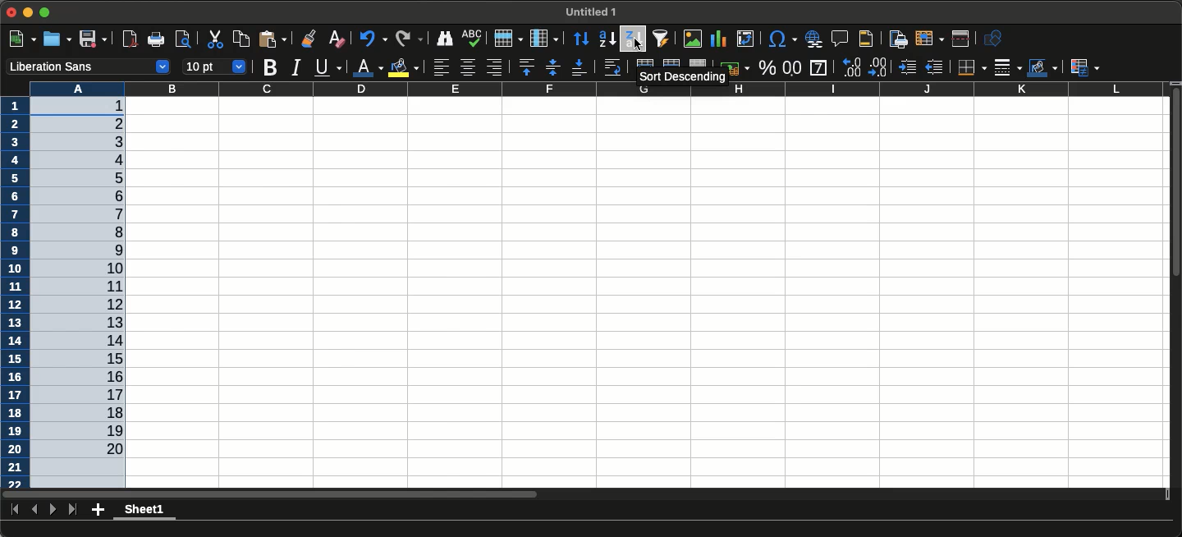 Image resolution: width=1182 pixels, height=537 pixels. I want to click on Find and replace, so click(442, 38).